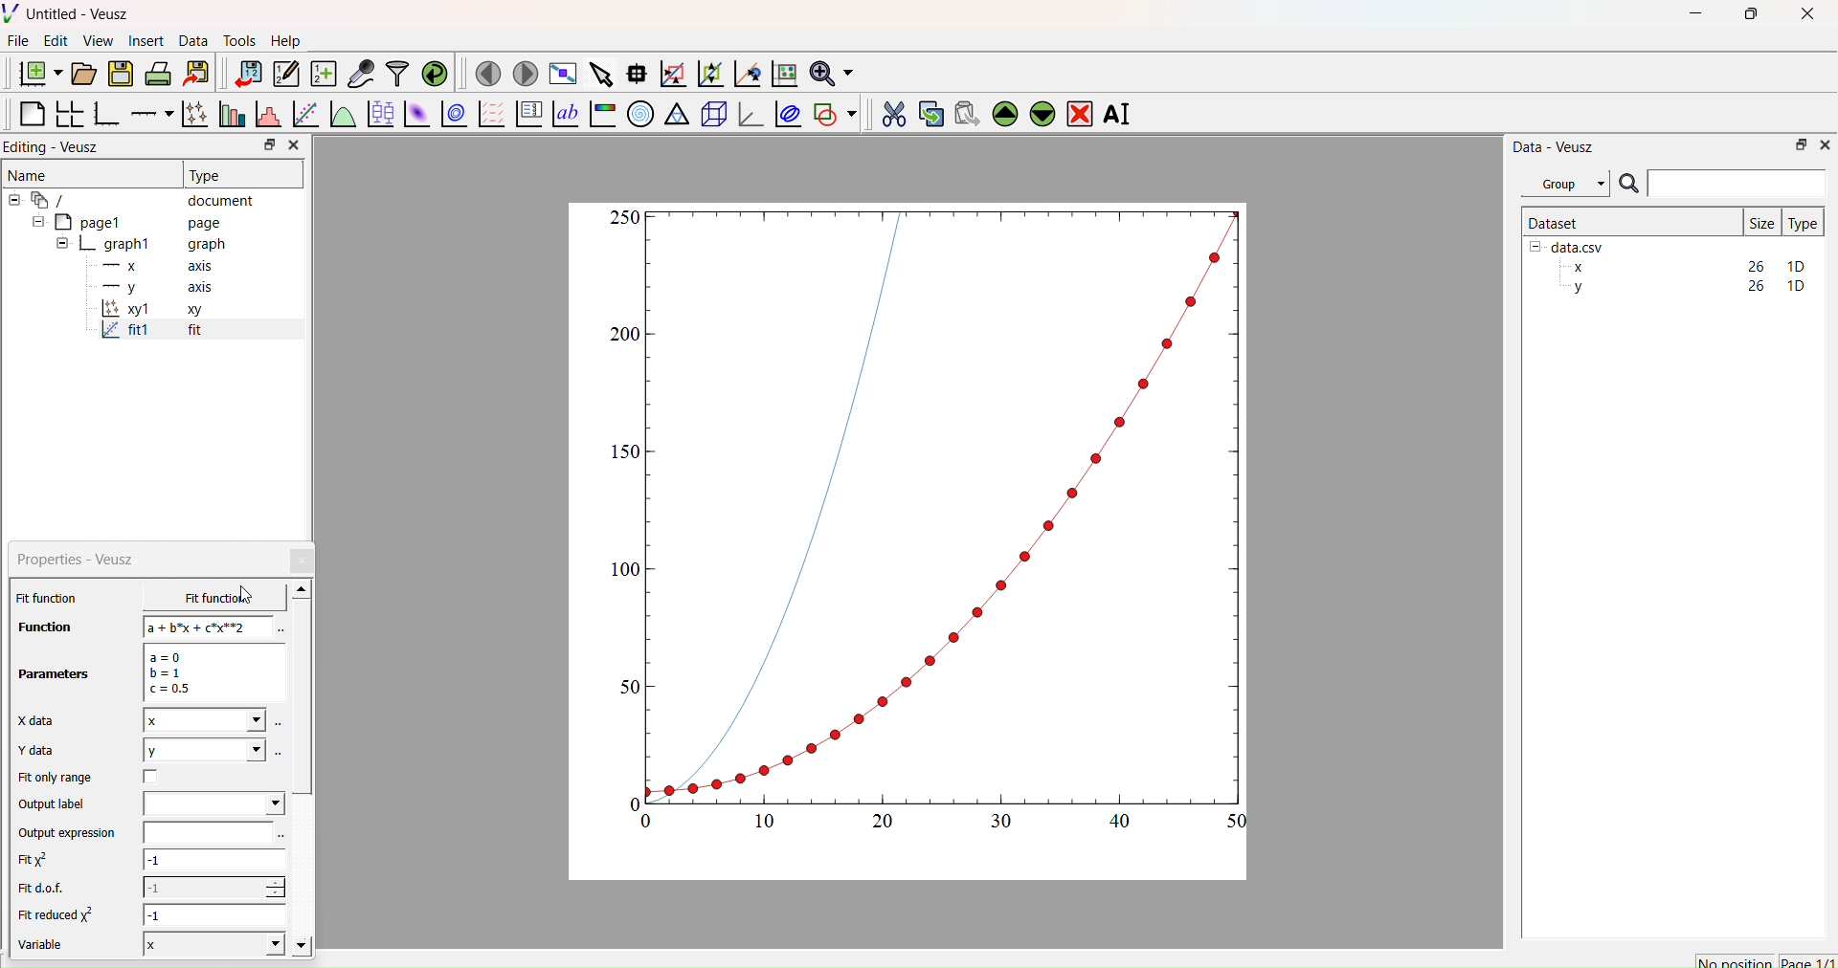 The image size is (1838, 968). Describe the element at coordinates (149, 40) in the screenshot. I see `Insert` at that location.